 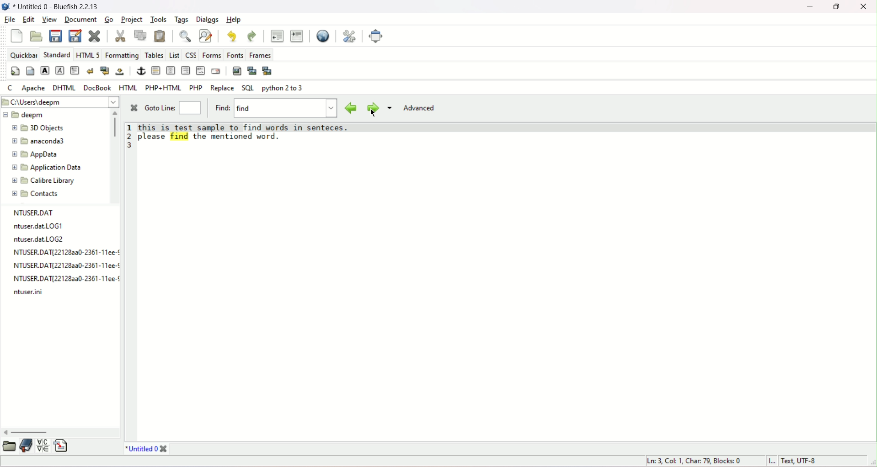 I want to click on new, so click(x=17, y=36).